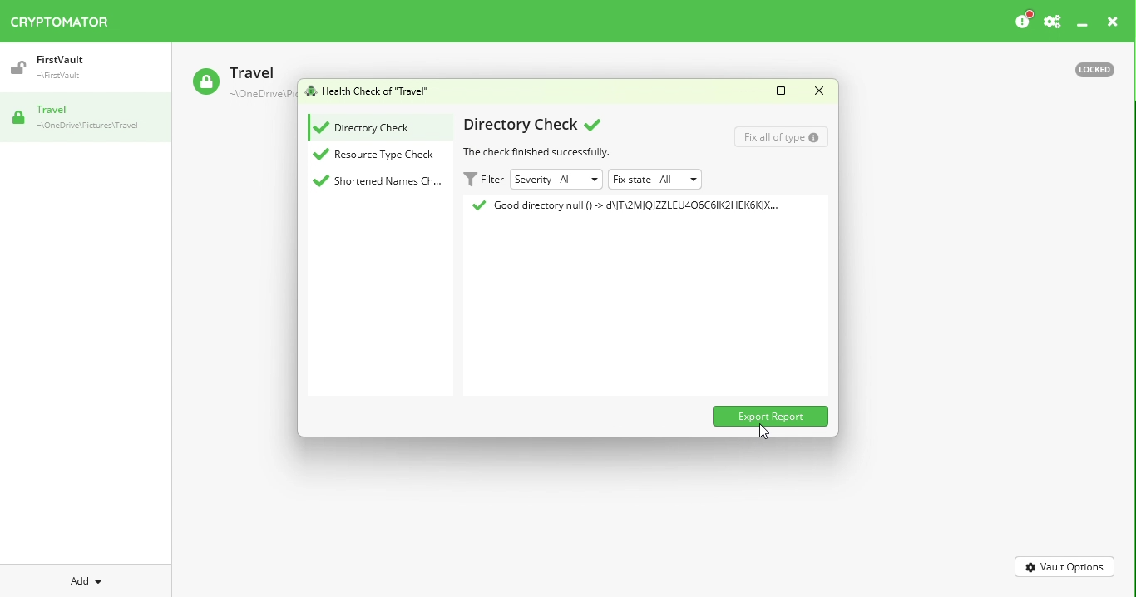 This screenshot has height=597, width=1136. What do you see at coordinates (482, 180) in the screenshot?
I see `Filter` at bounding box center [482, 180].